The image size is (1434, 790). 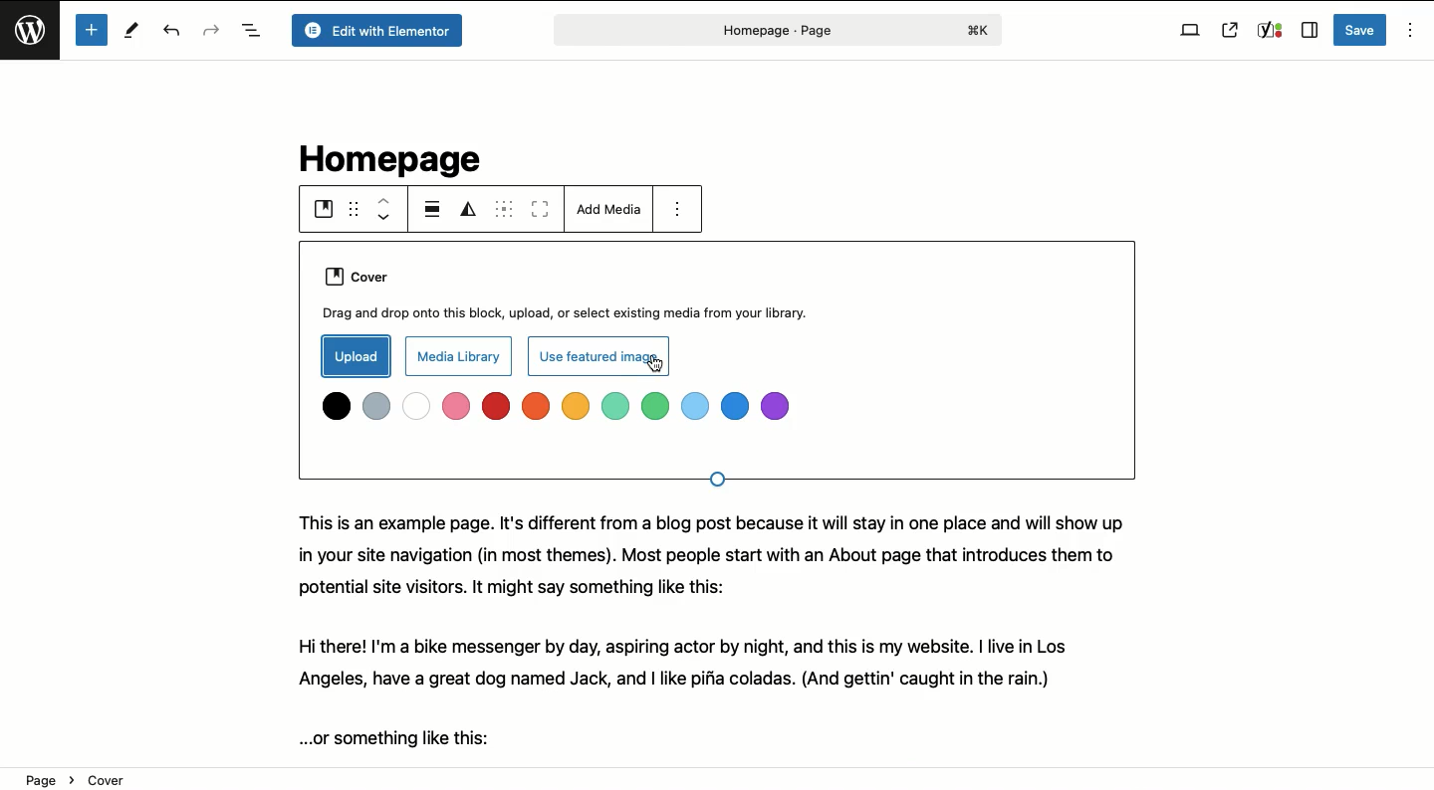 What do you see at coordinates (775, 30) in the screenshot?
I see `Page` at bounding box center [775, 30].